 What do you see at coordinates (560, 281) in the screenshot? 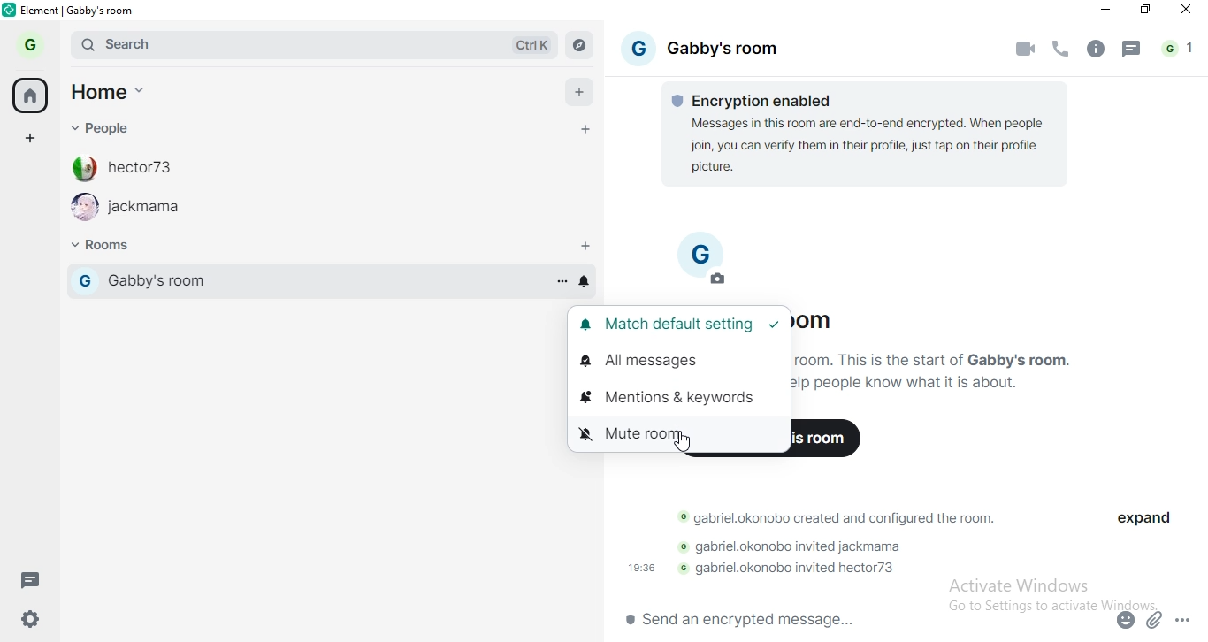
I see `more options` at bounding box center [560, 281].